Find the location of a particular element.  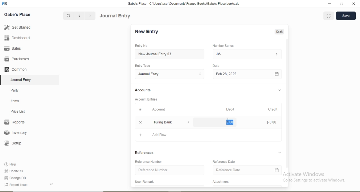

Backward is located at coordinates (79, 16).